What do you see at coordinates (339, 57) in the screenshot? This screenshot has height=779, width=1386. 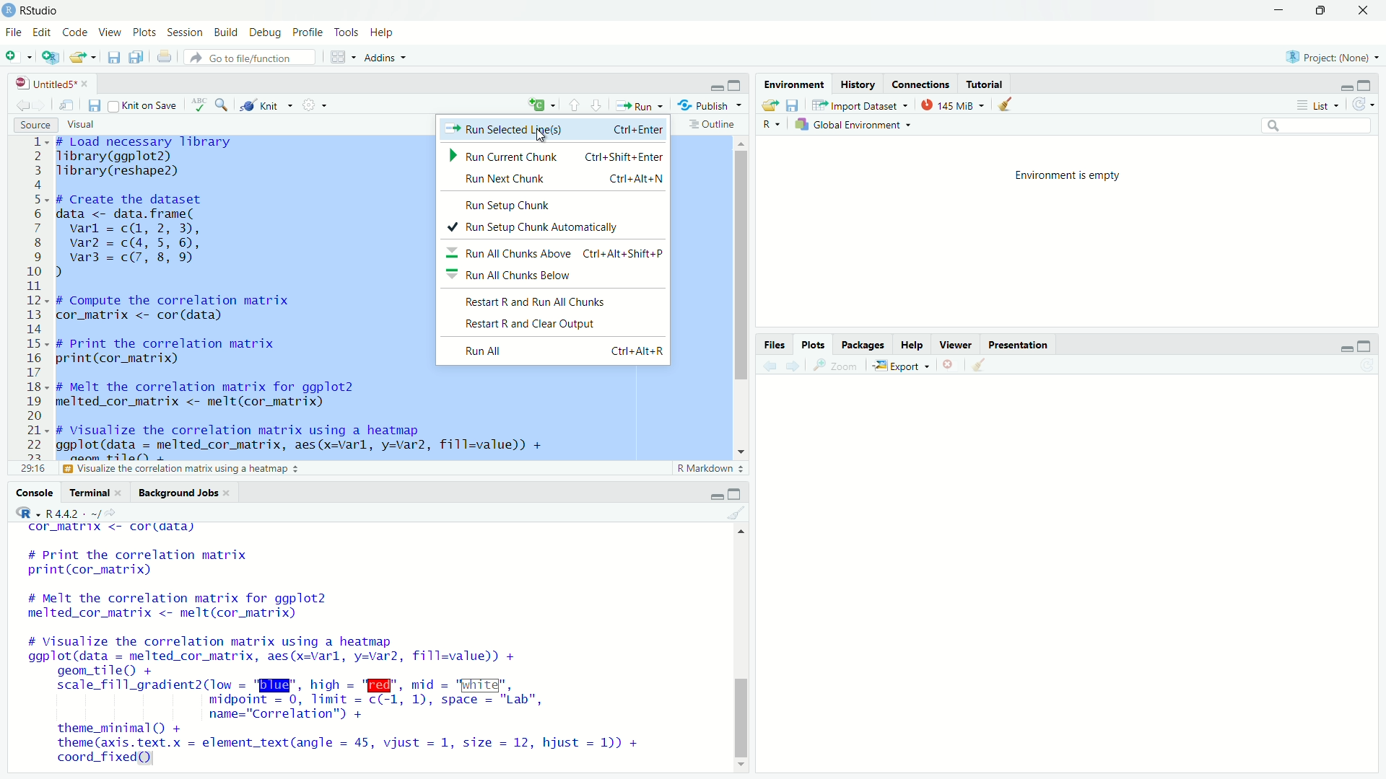 I see `workspace panes` at bounding box center [339, 57].